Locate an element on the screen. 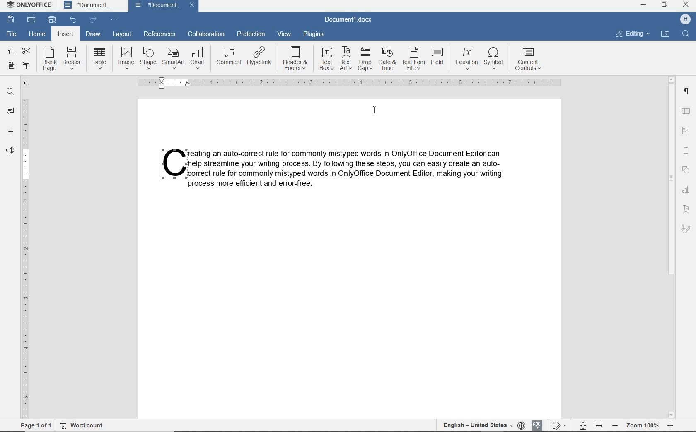 The image size is (696, 432). restore down is located at coordinates (665, 5).